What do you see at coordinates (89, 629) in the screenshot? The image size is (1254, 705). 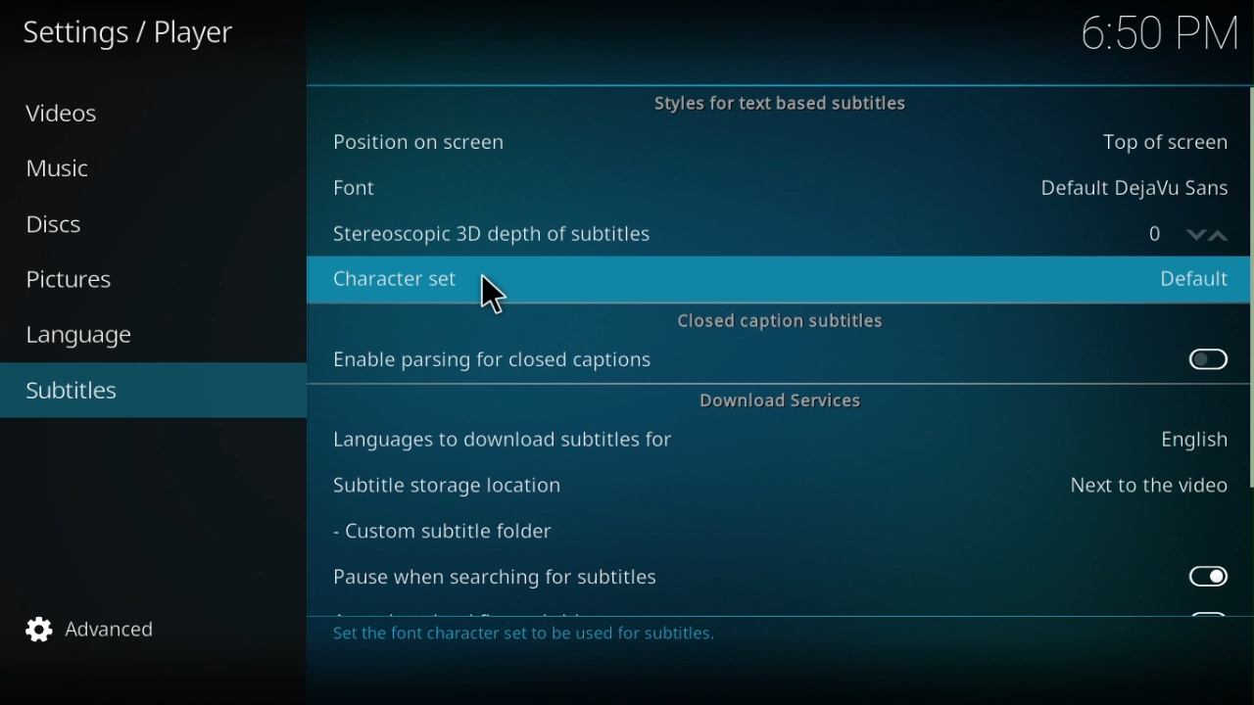 I see `Advanced` at bounding box center [89, 629].